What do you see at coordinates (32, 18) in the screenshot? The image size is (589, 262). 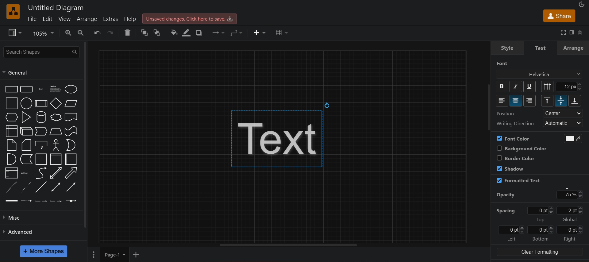 I see `file` at bounding box center [32, 18].